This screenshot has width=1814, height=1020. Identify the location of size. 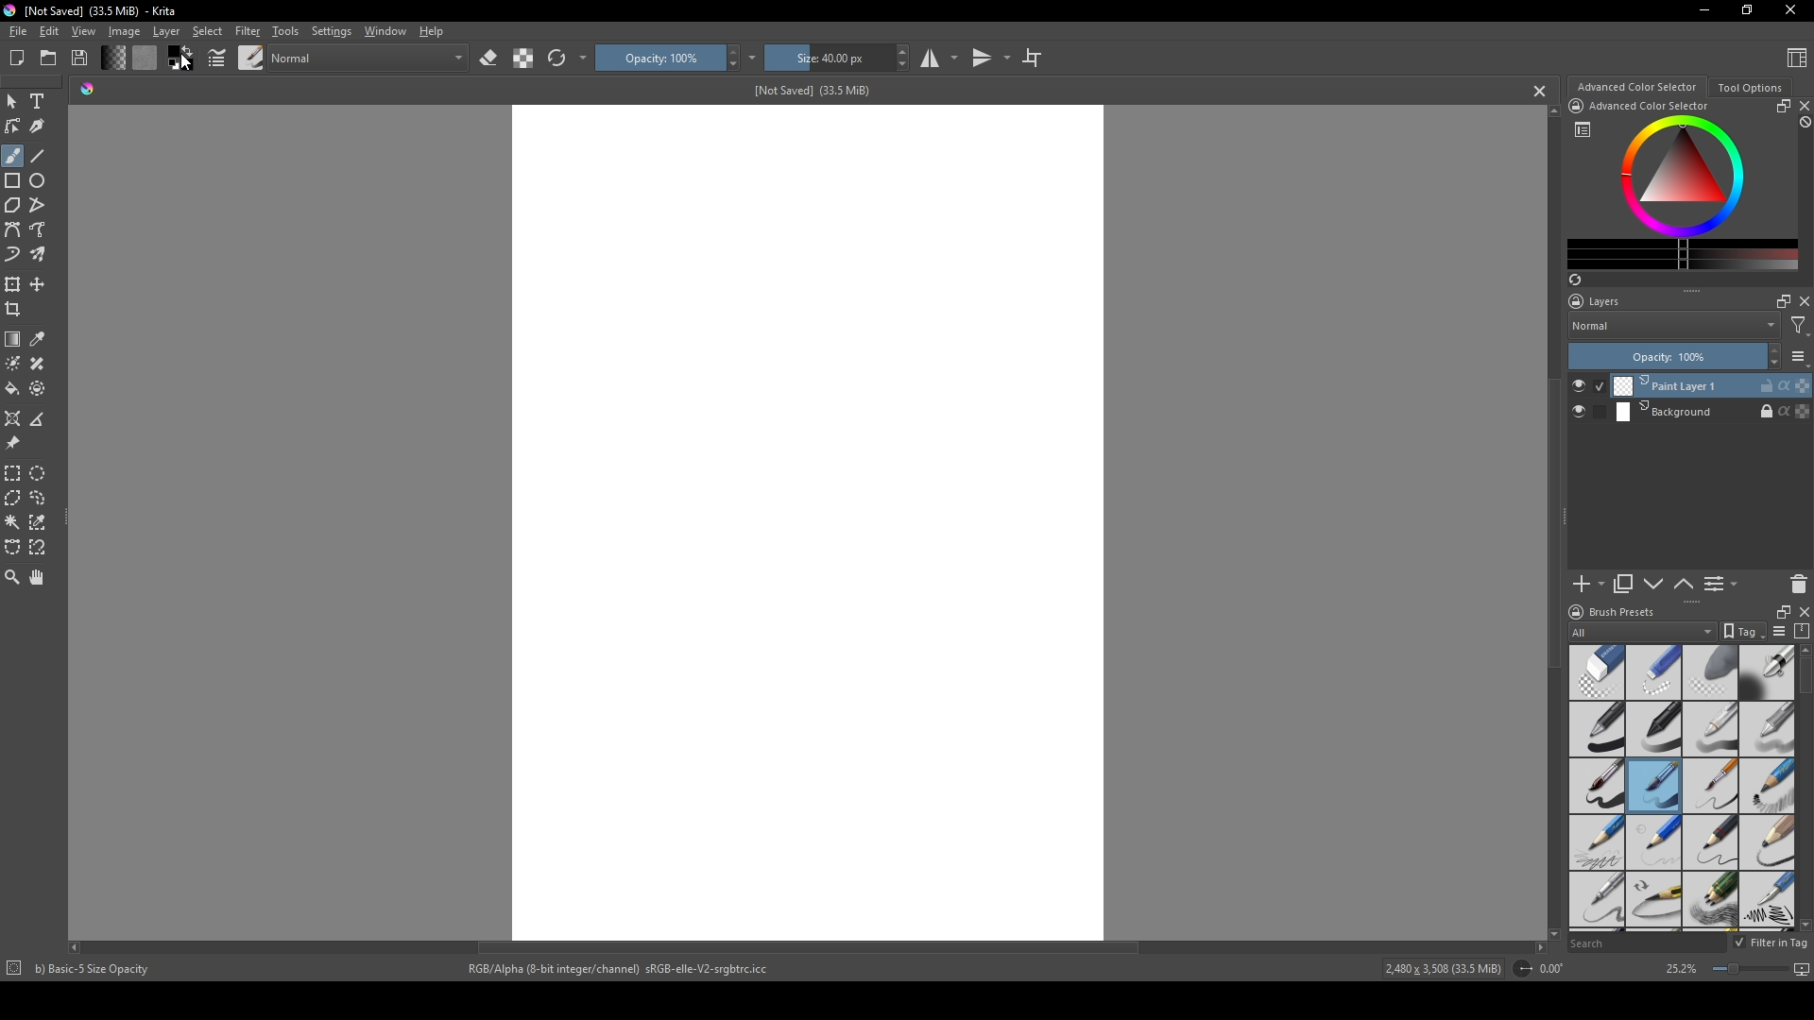
(828, 58).